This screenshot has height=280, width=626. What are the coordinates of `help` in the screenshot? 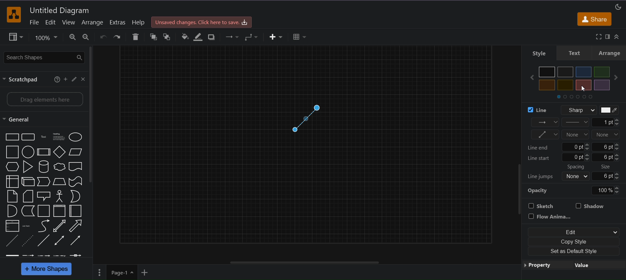 It's located at (138, 22).